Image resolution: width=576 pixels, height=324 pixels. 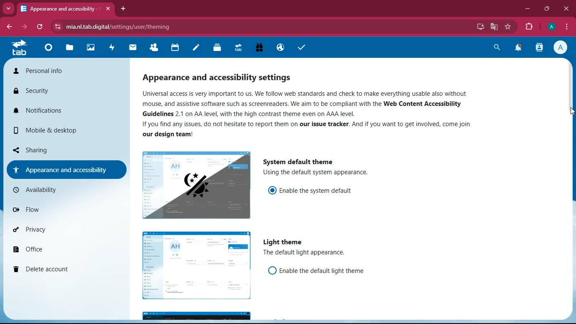 I want to click on image, so click(x=196, y=185).